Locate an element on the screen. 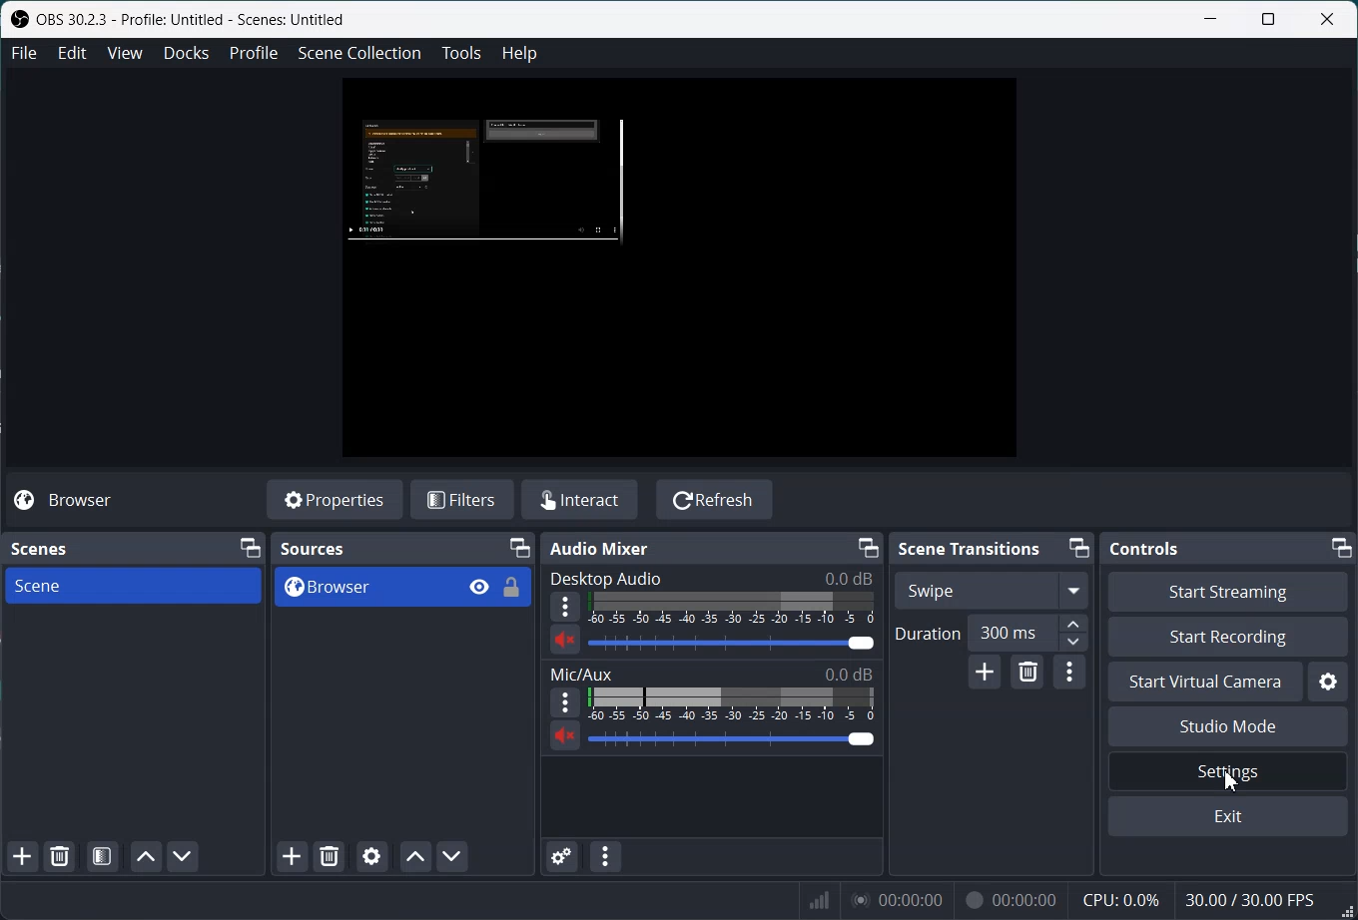  Minimize is located at coordinates (1341, 548).